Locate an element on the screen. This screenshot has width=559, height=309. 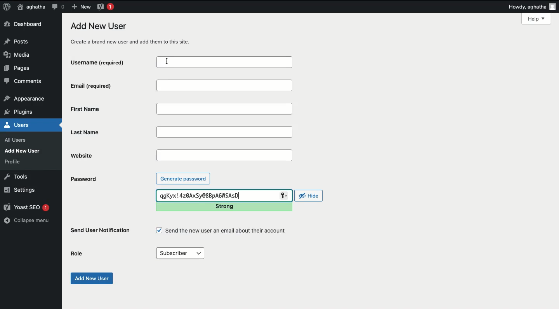
Strong is located at coordinates (223, 207).